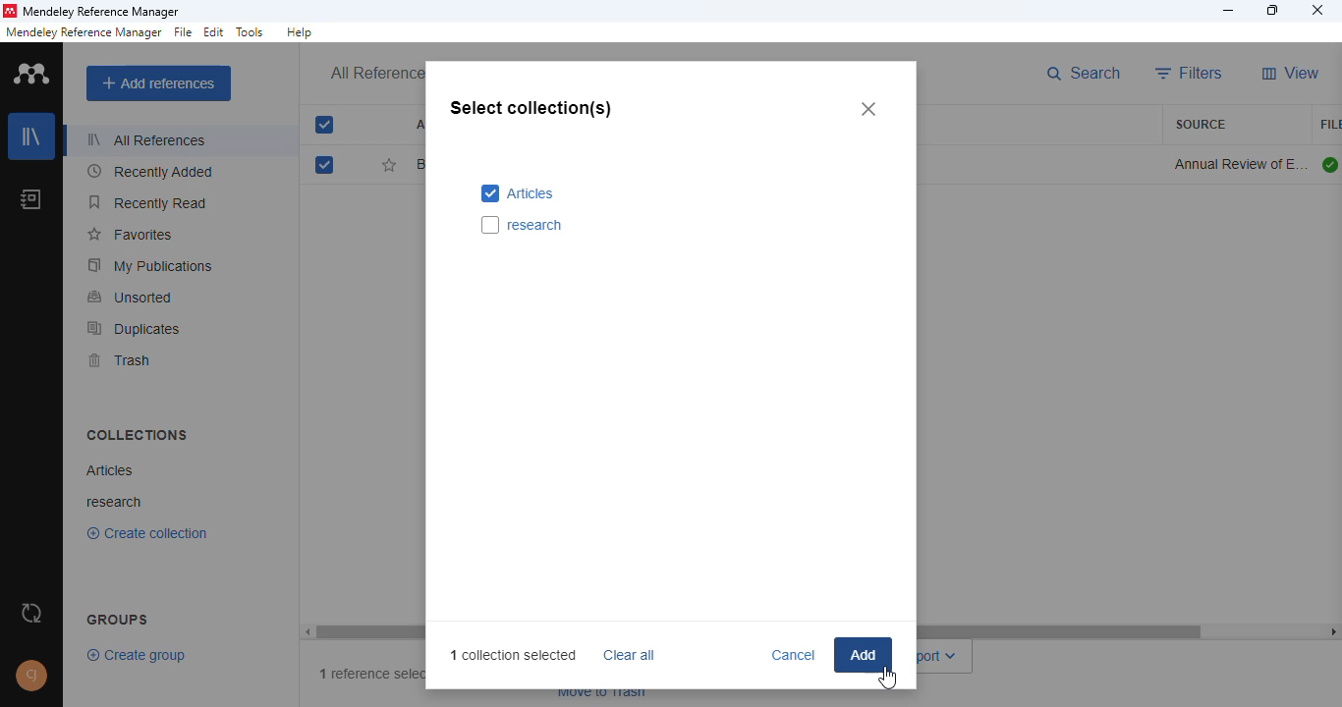 This screenshot has height=707, width=1342. What do you see at coordinates (30, 199) in the screenshot?
I see `notebook` at bounding box center [30, 199].